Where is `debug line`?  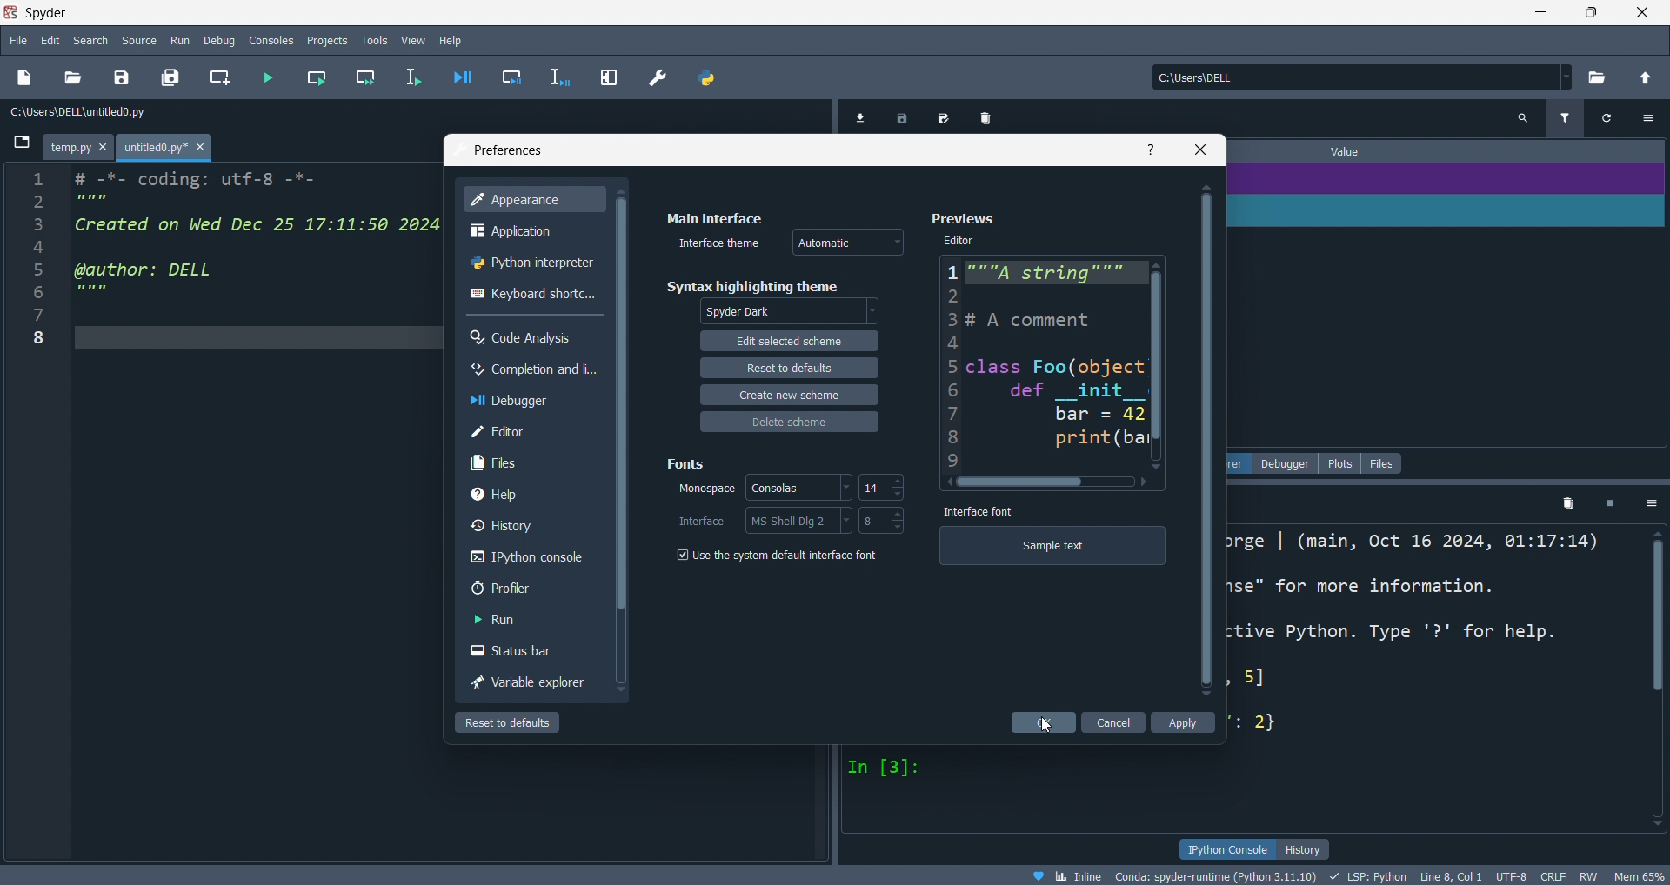
debug line is located at coordinates (558, 77).